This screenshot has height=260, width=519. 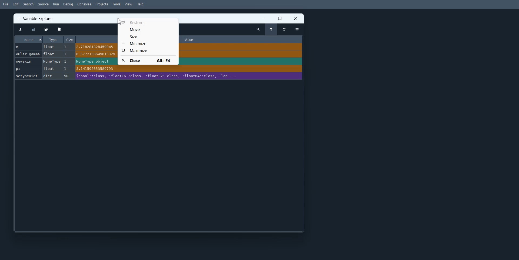 I want to click on Options, so click(x=297, y=29).